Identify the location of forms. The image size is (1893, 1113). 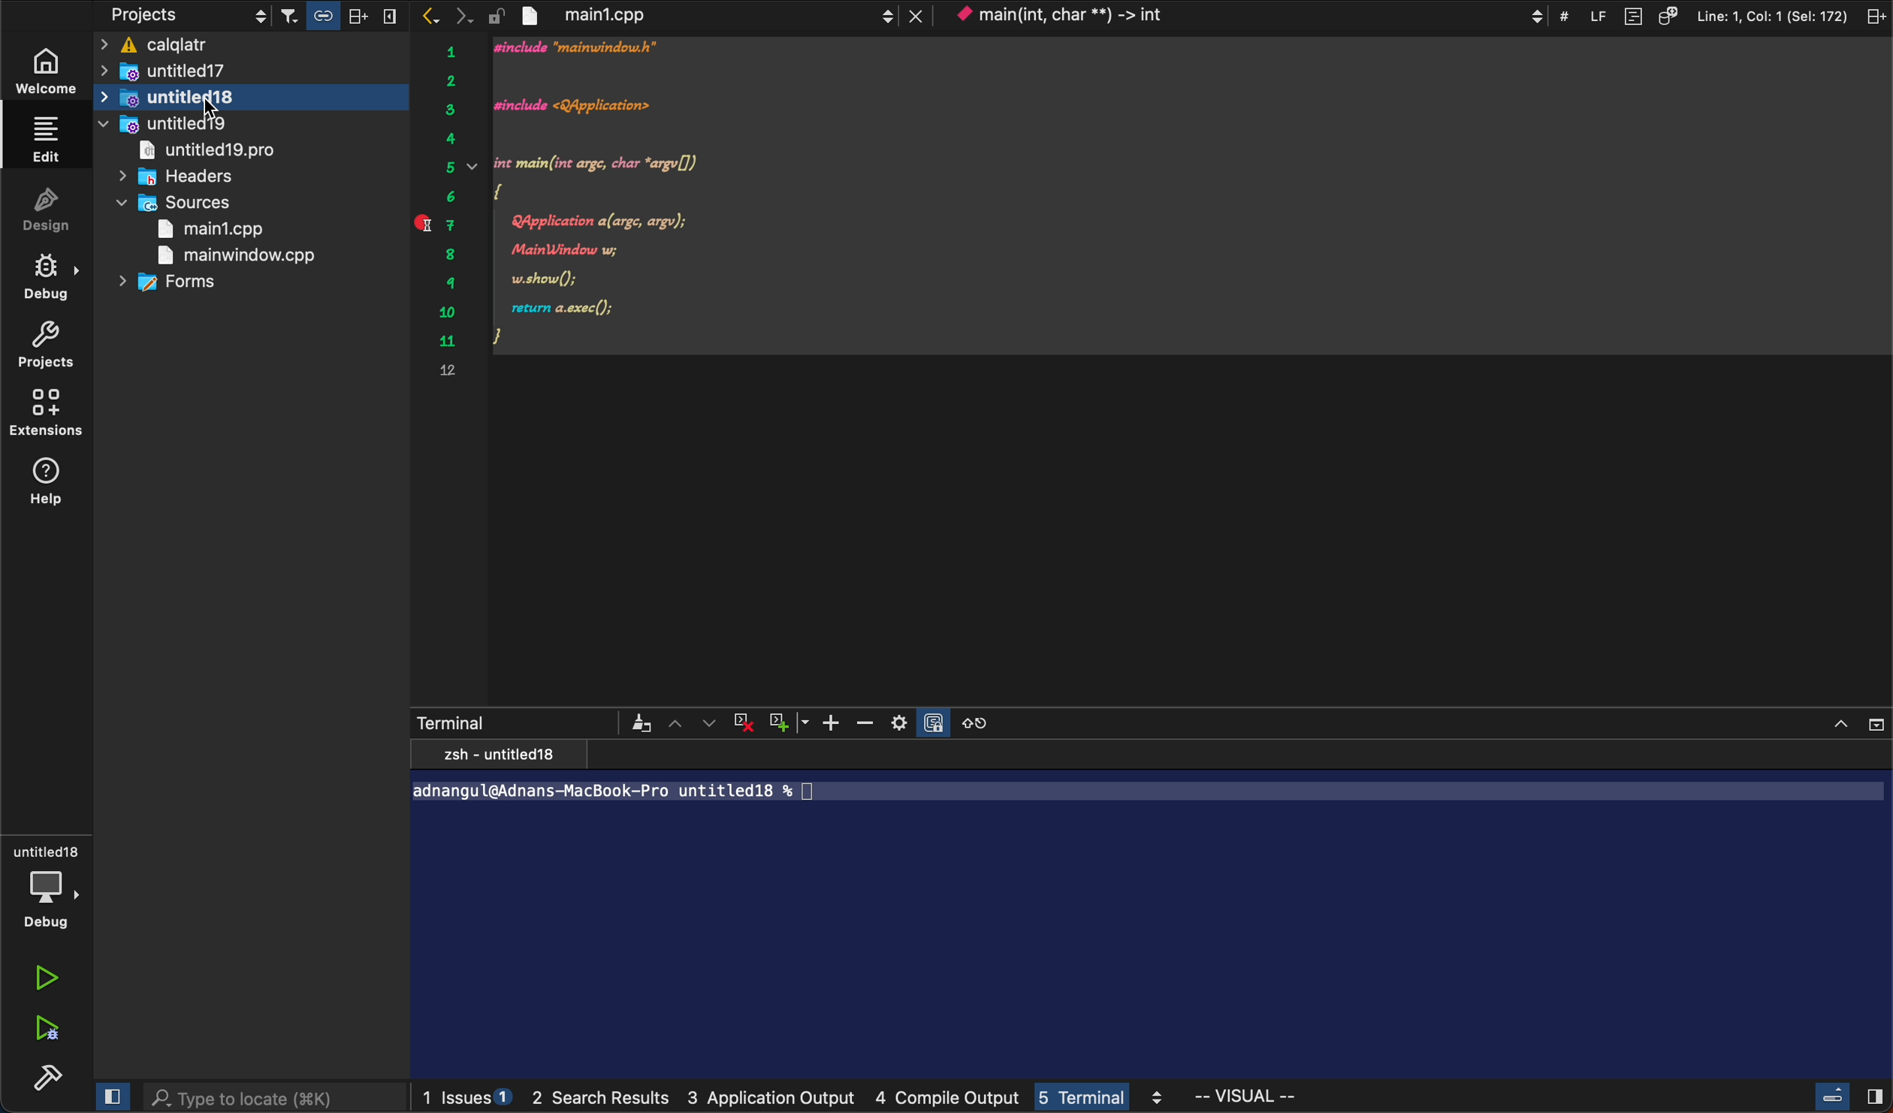
(182, 280).